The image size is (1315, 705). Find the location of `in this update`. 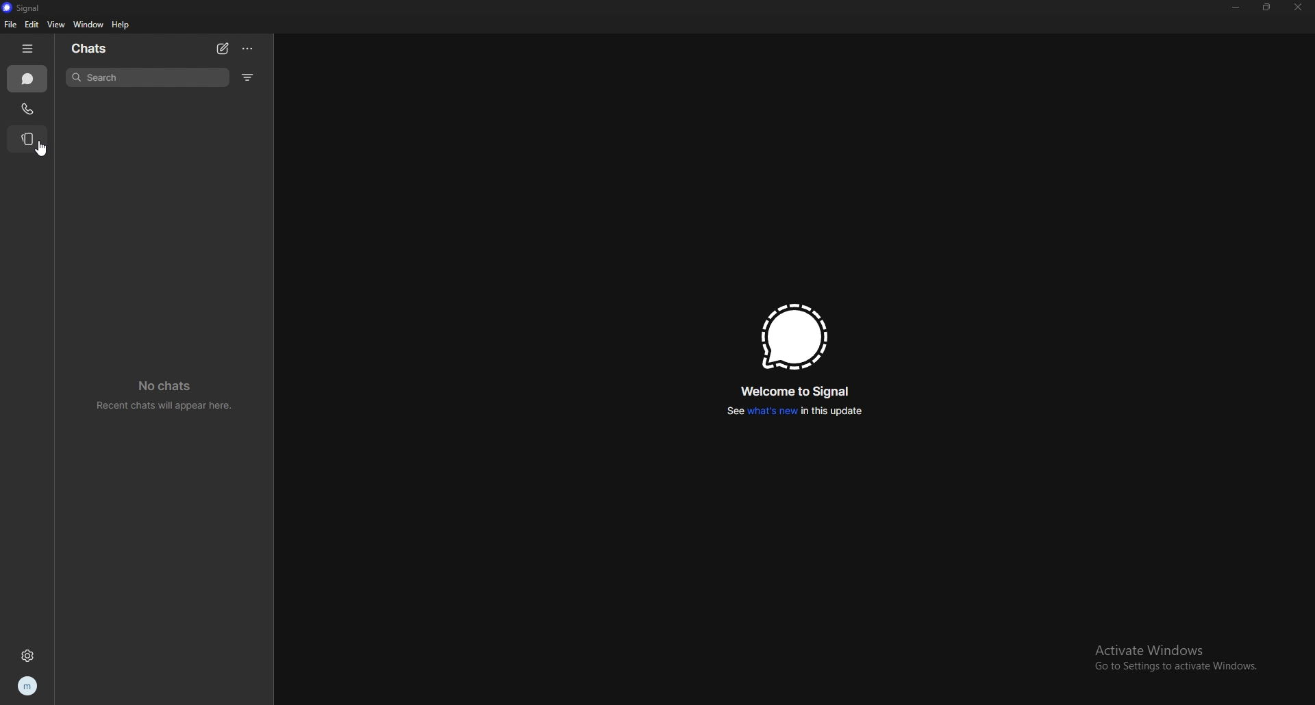

in this update is located at coordinates (831, 410).